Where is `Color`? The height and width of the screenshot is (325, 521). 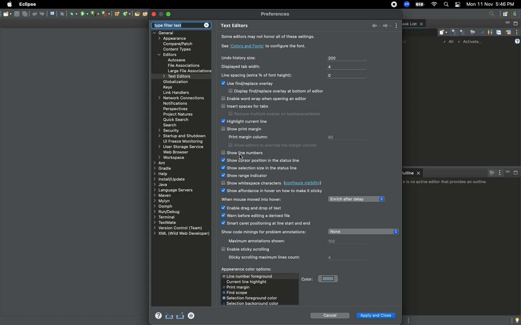 Color is located at coordinates (320, 278).